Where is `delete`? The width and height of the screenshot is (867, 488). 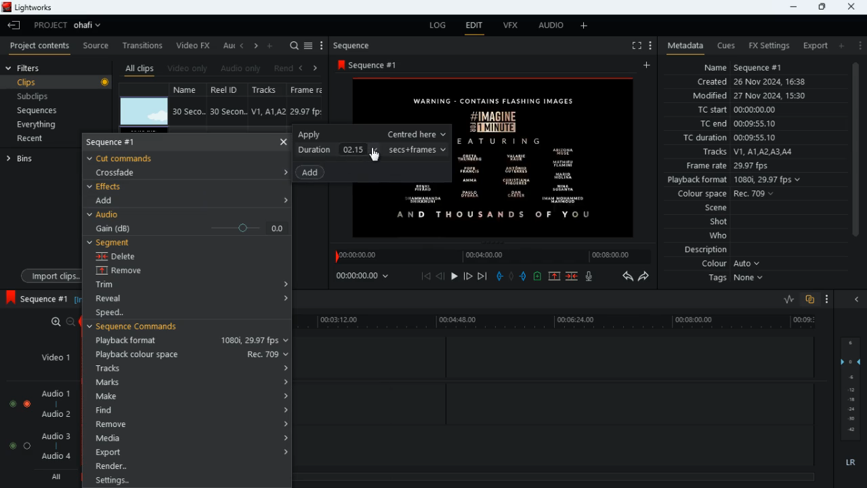 delete is located at coordinates (127, 256).